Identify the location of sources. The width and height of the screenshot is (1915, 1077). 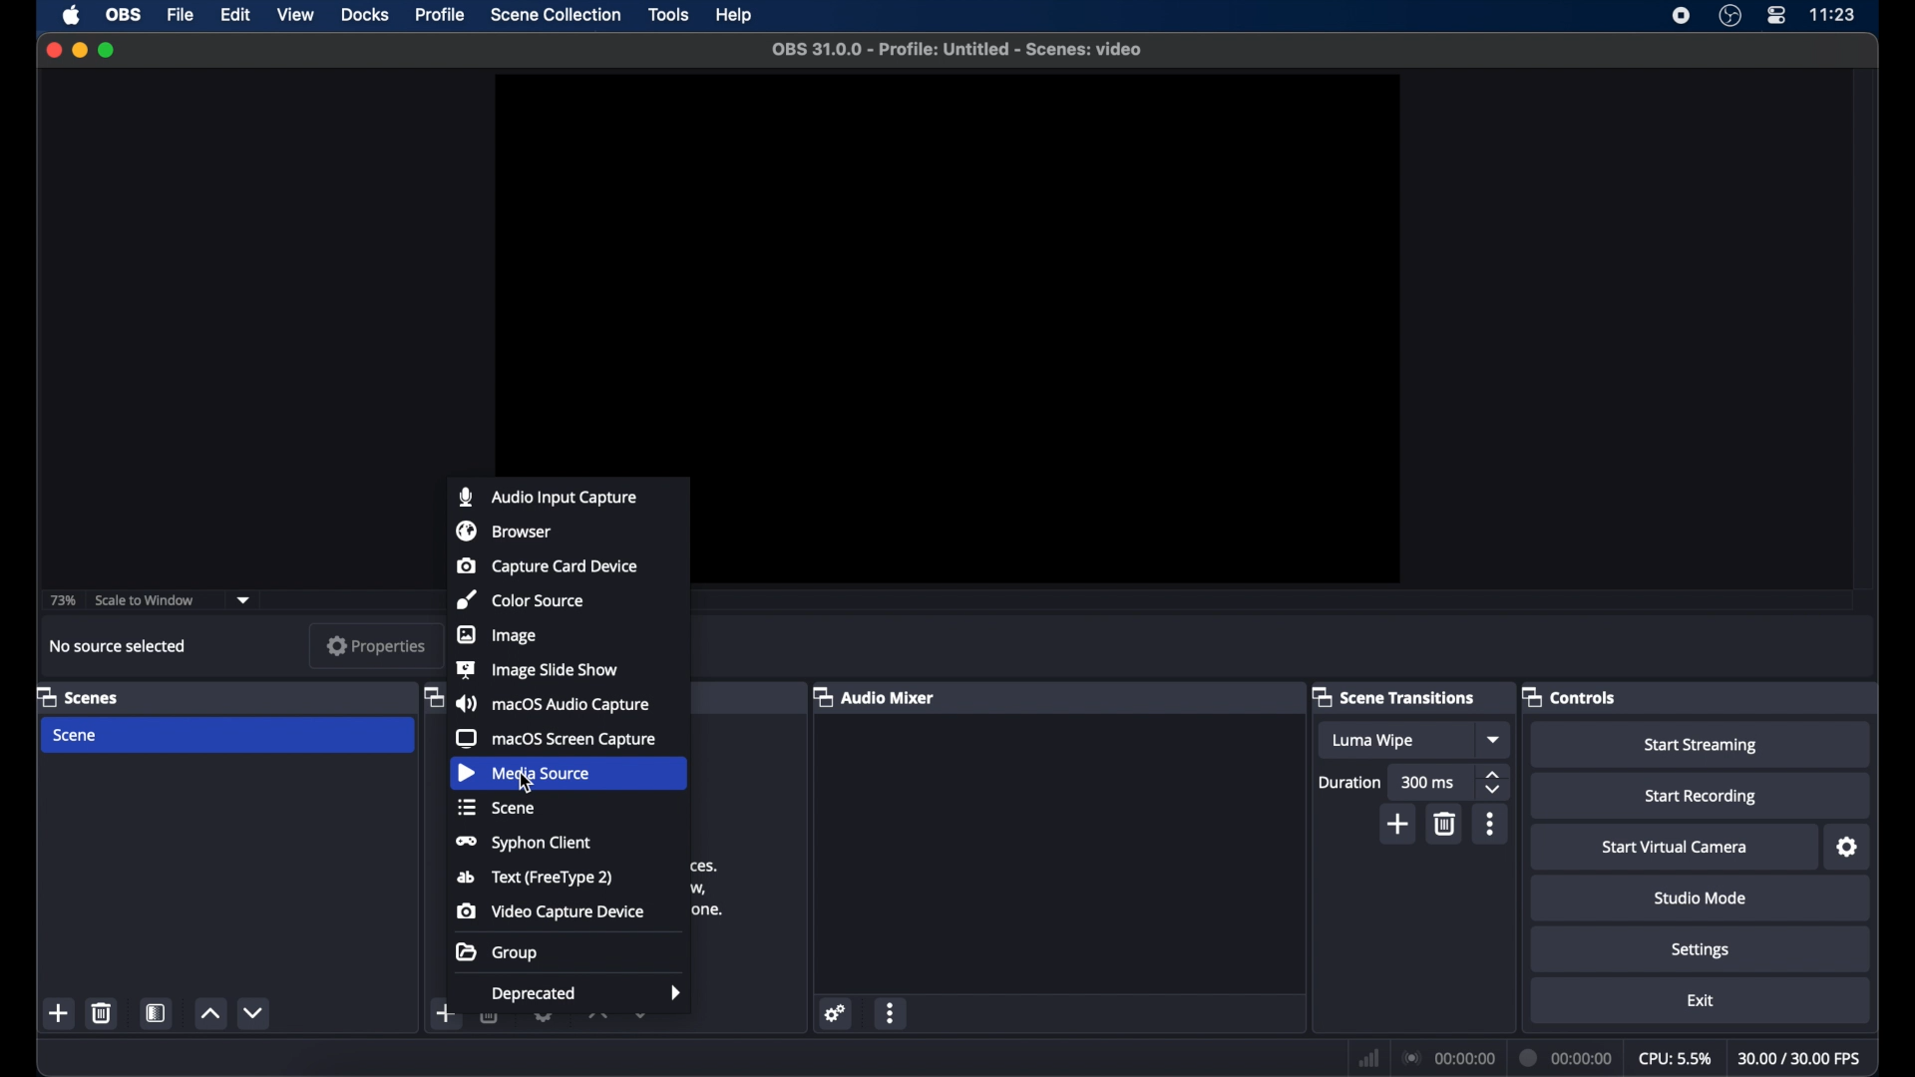
(432, 696).